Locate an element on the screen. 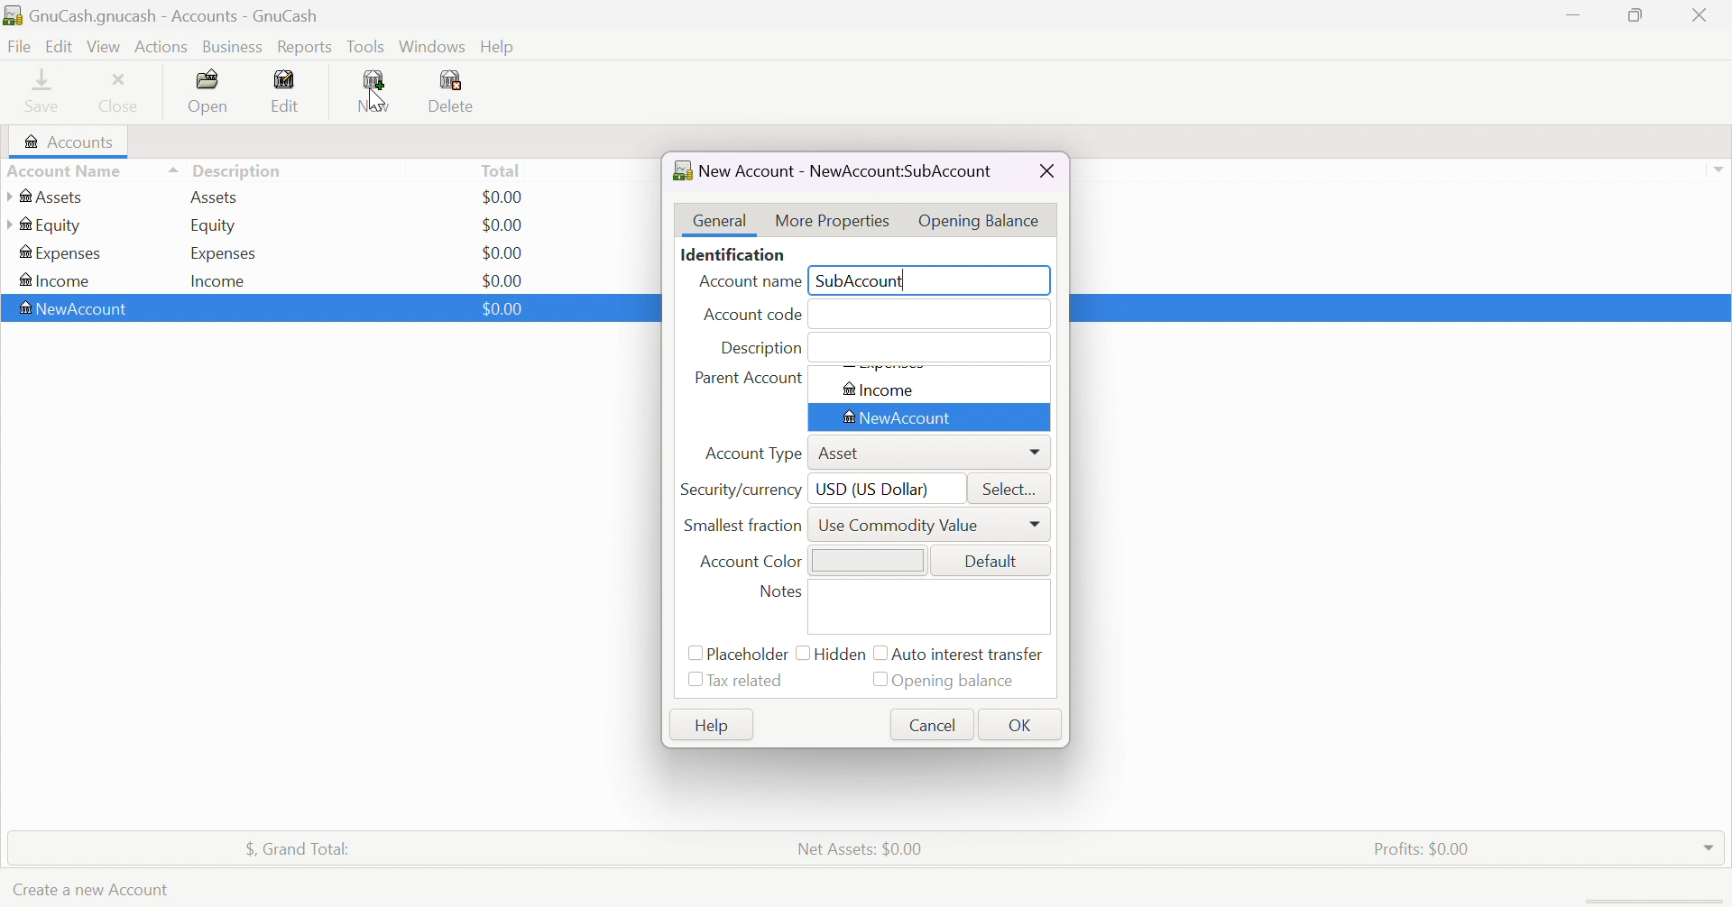 Image resolution: width=1732 pixels, height=907 pixels. $, Grand Total: is located at coordinates (296, 848).